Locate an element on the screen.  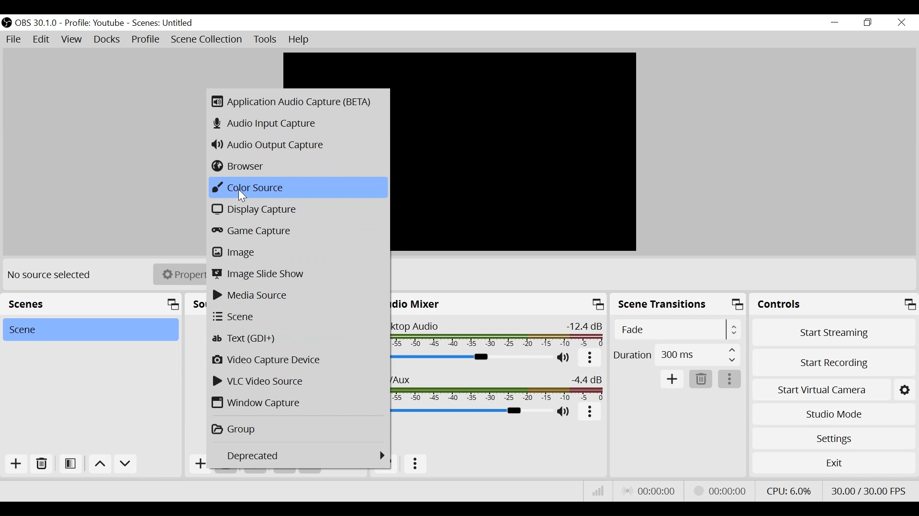
Exit is located at coordinates (834, 465).